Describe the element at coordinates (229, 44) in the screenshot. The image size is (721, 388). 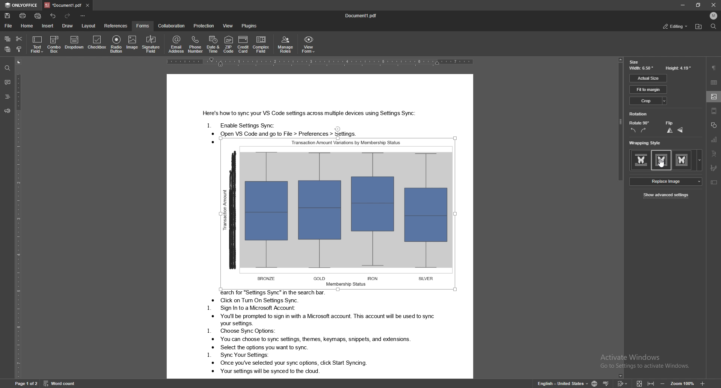
I see `zip code` at that location.